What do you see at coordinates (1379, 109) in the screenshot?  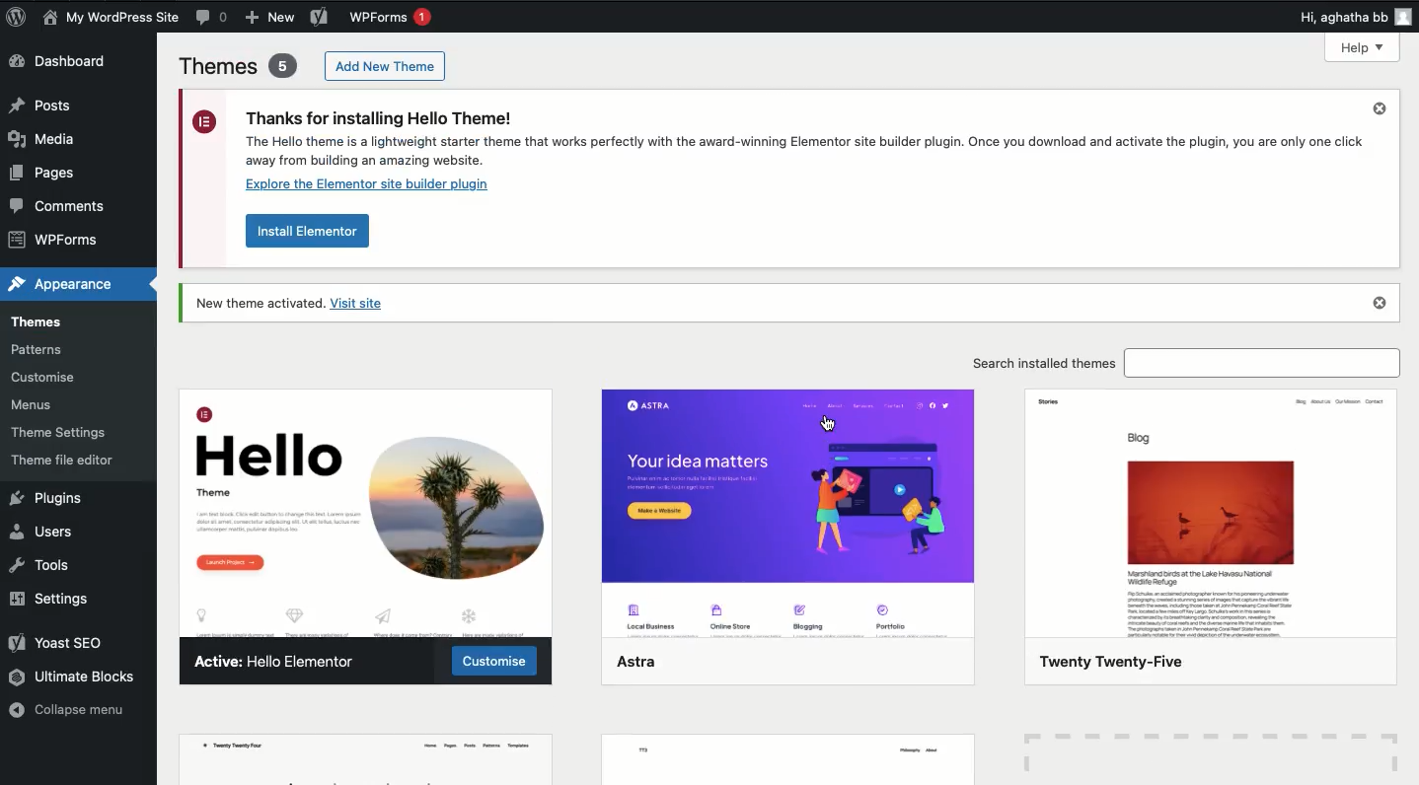 I see `Close` at bounding box center [1379, 109].